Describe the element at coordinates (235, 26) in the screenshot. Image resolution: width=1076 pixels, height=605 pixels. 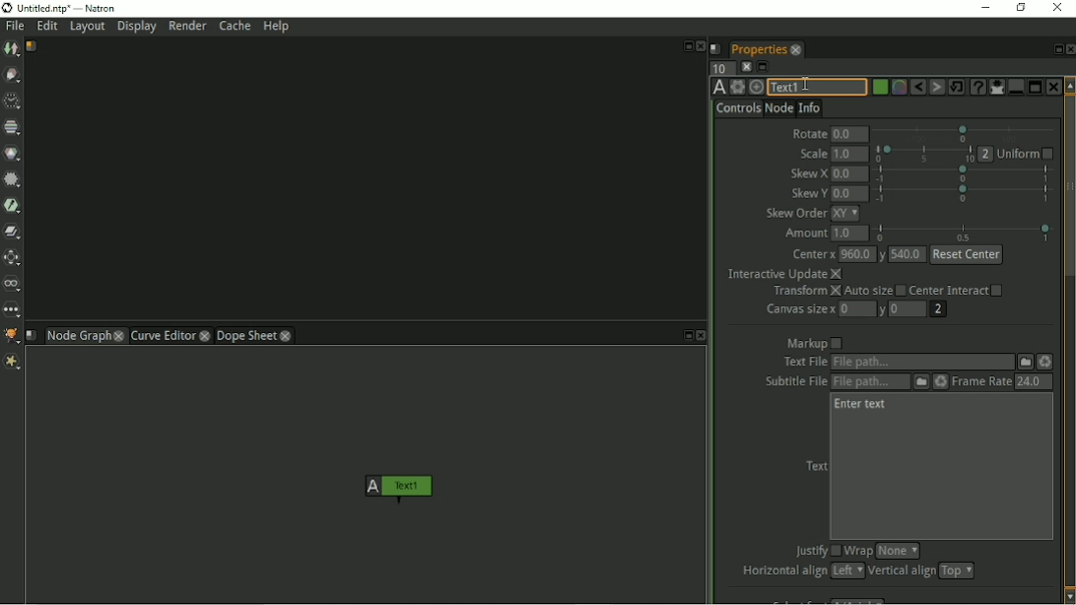
I see `Cache` at that location.